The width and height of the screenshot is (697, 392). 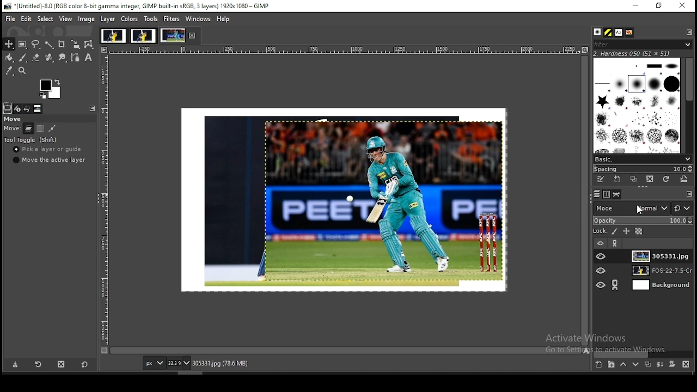 What do you see at coordinates (601, 255) in the screenshot?
I see `layer visibility on/off` at bounding box center [601, 255].